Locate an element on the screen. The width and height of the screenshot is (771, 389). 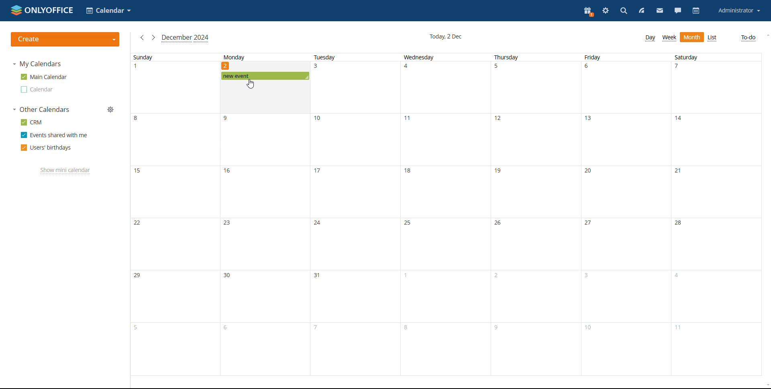
present is located at coordinates (588, 12).